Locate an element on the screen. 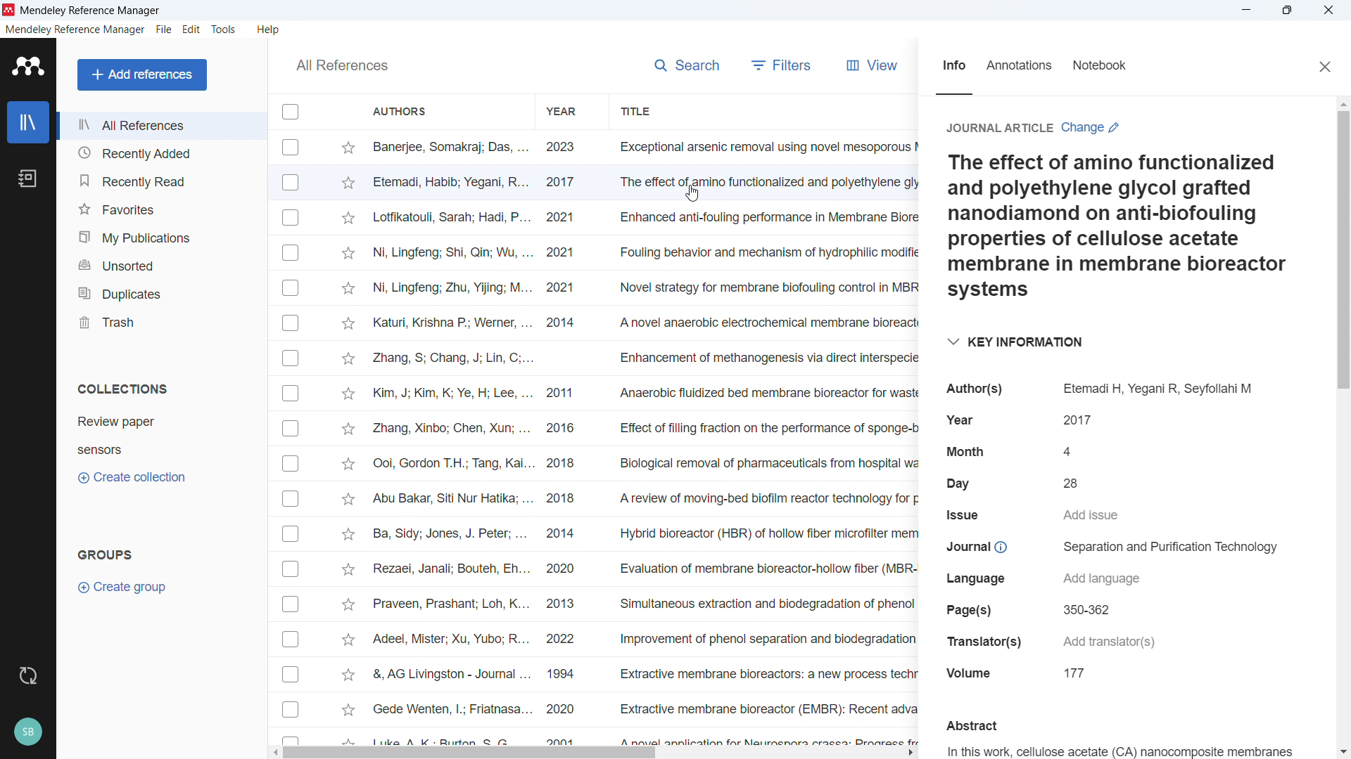 This screenshot has height=759, width=1351. tools is located at coordinates (223, 30).